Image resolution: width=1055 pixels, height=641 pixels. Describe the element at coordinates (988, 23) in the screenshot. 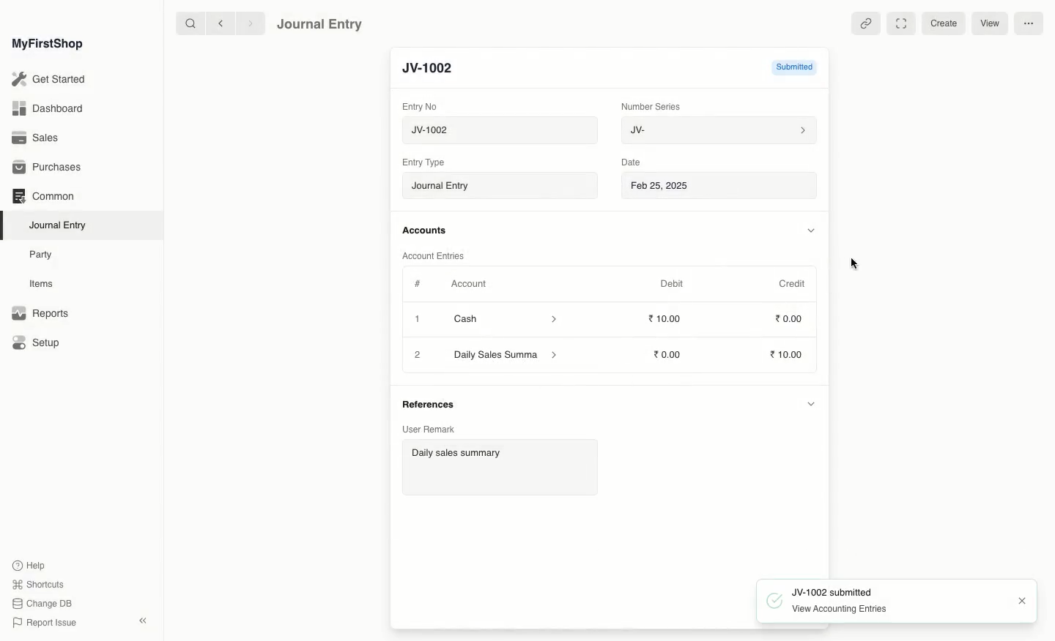

I see `View` at that location.